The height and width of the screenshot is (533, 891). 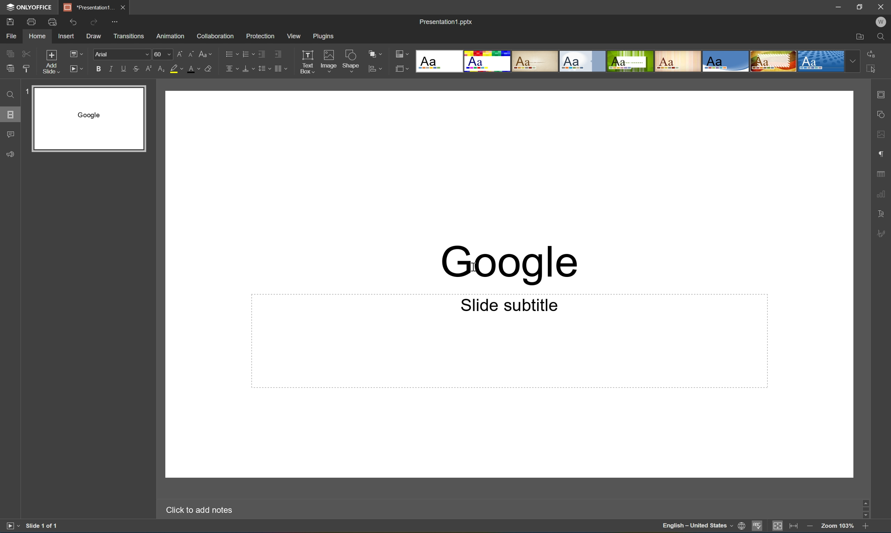 I want to click on Increase indent, so click(x=279, y=52).